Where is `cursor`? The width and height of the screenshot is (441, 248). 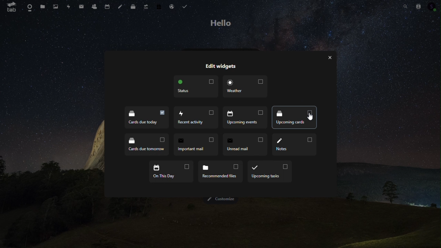 cursor is located at coordinates (310, 118).